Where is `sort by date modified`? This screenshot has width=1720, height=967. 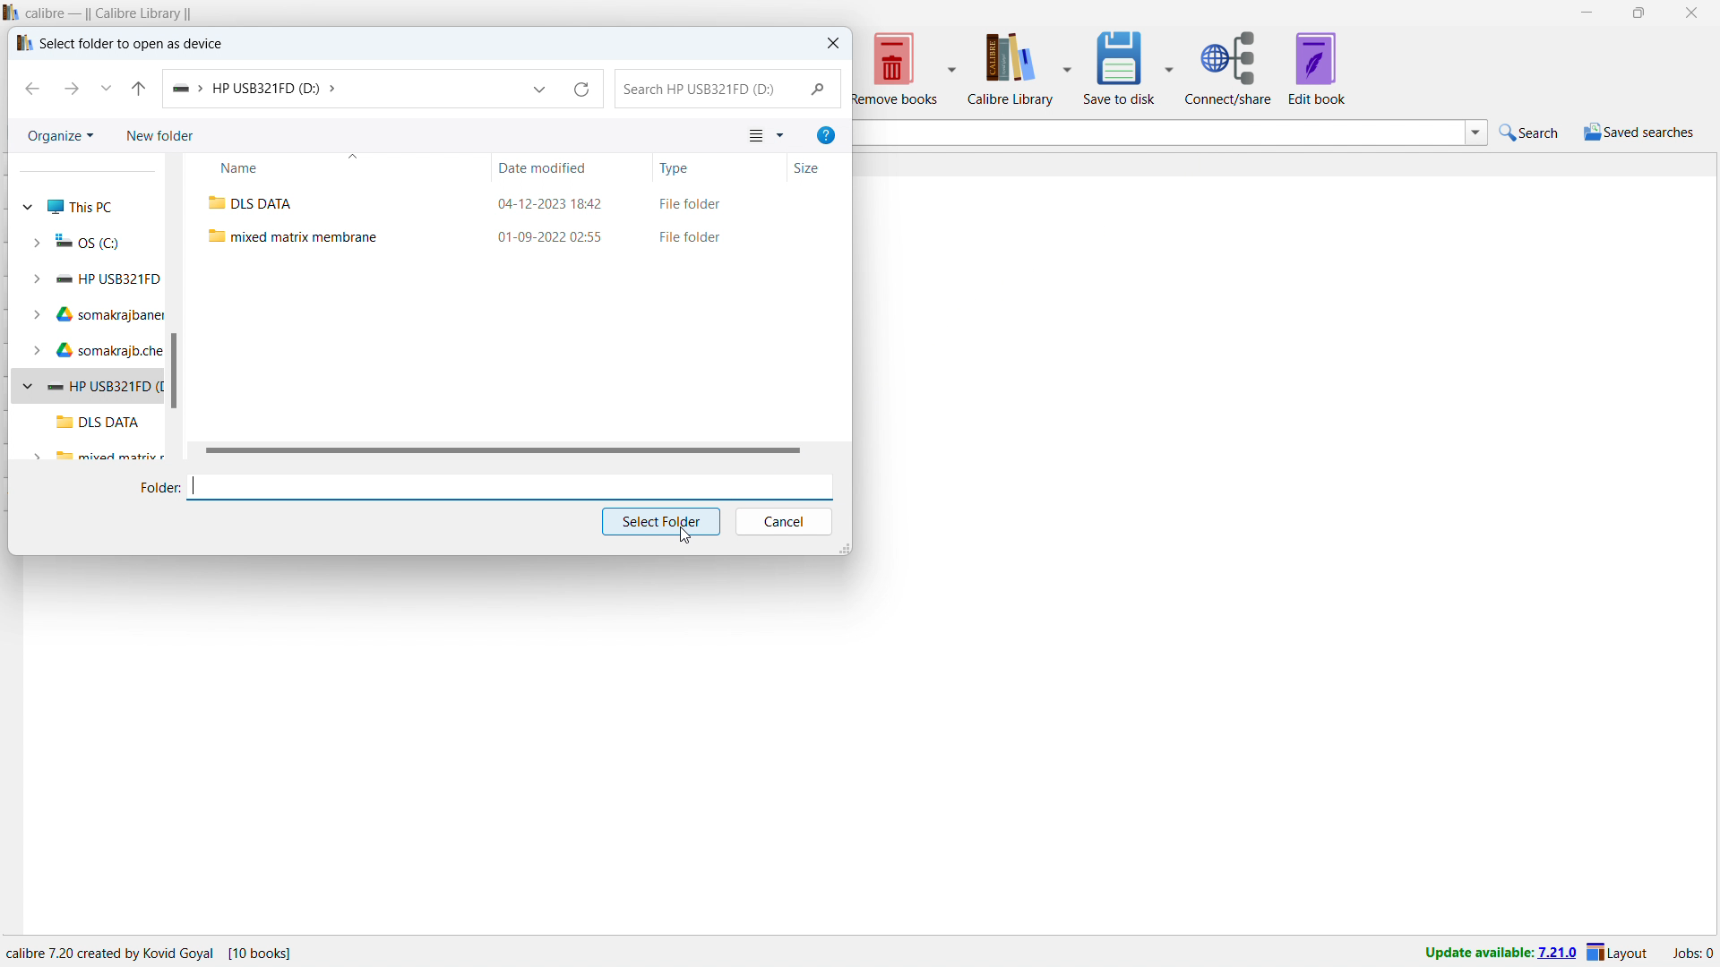 sort by date modified is located at coordinates (572, 165).